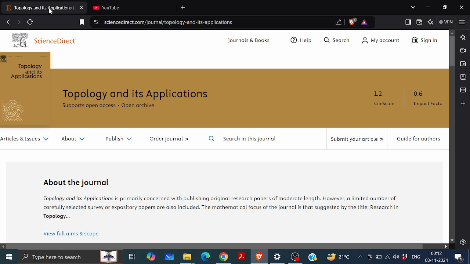  Describe the element at coordinates (416, 256) in the screenshot. I see `Language` at that location.